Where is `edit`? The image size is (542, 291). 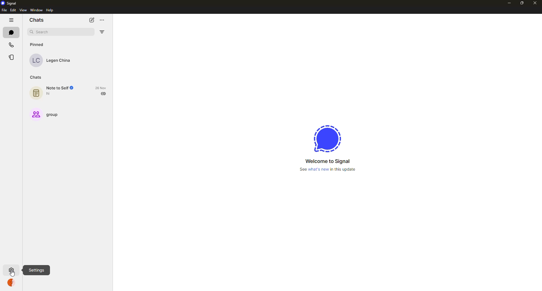
edit is located at coordinates (14, 10).